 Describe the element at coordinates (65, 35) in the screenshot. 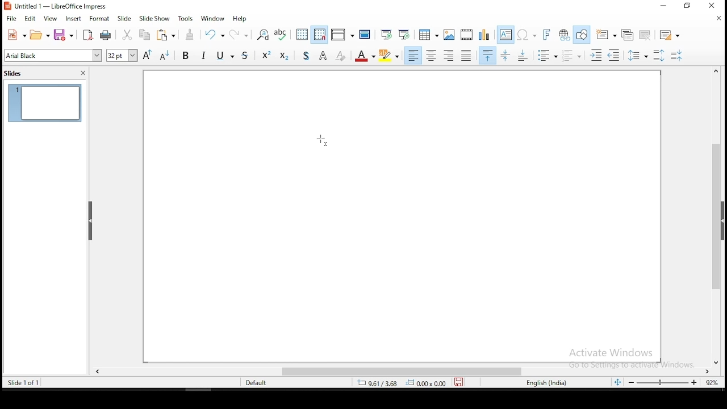

I see `save` at that location.